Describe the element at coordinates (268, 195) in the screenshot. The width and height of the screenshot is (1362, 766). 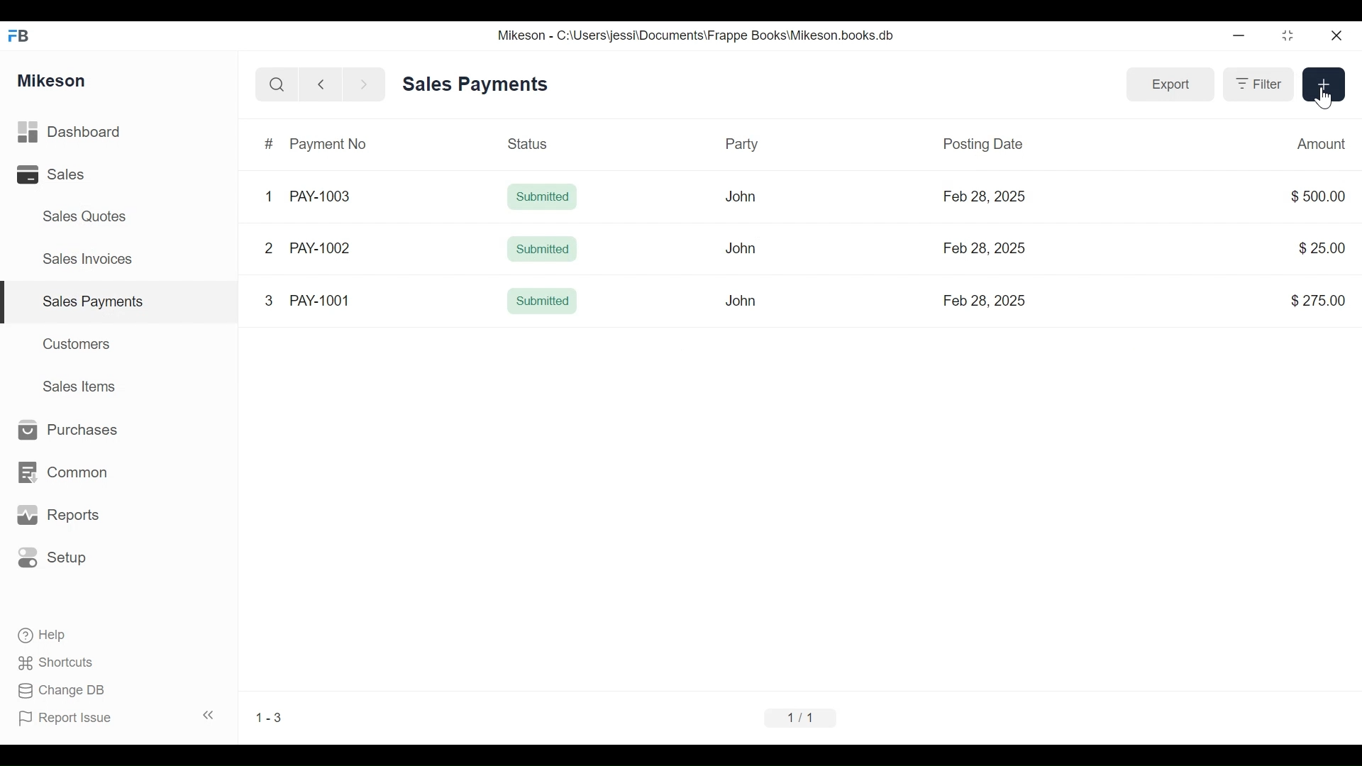
I see `1` at that location.